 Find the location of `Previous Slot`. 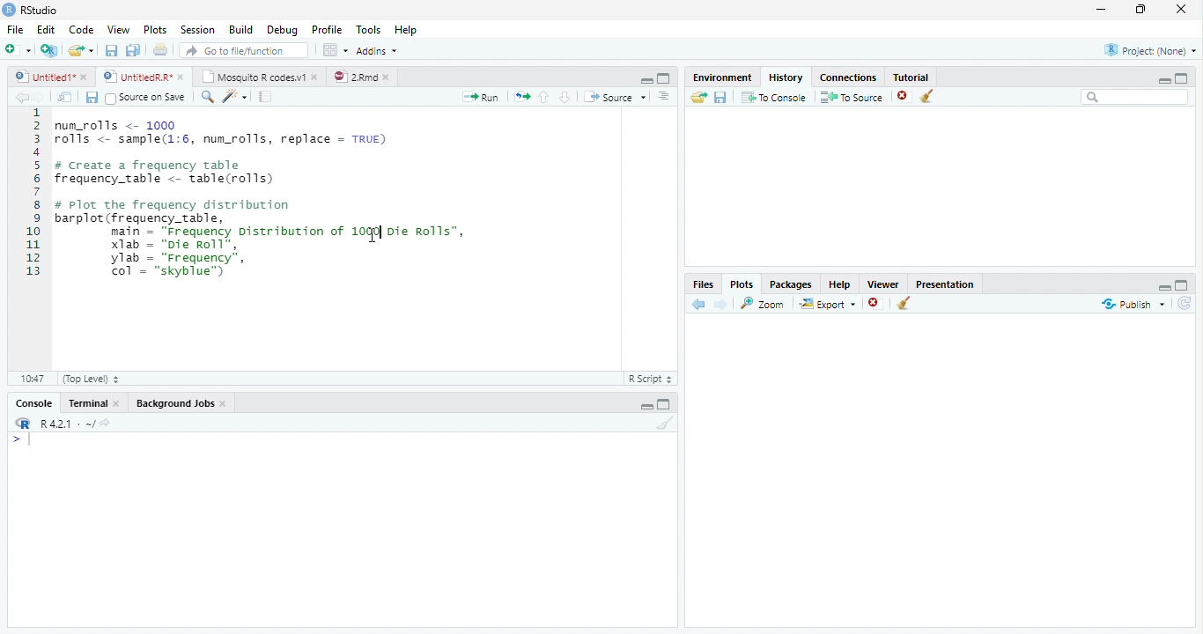

Previous Slot is located at coordinates (699, 305).